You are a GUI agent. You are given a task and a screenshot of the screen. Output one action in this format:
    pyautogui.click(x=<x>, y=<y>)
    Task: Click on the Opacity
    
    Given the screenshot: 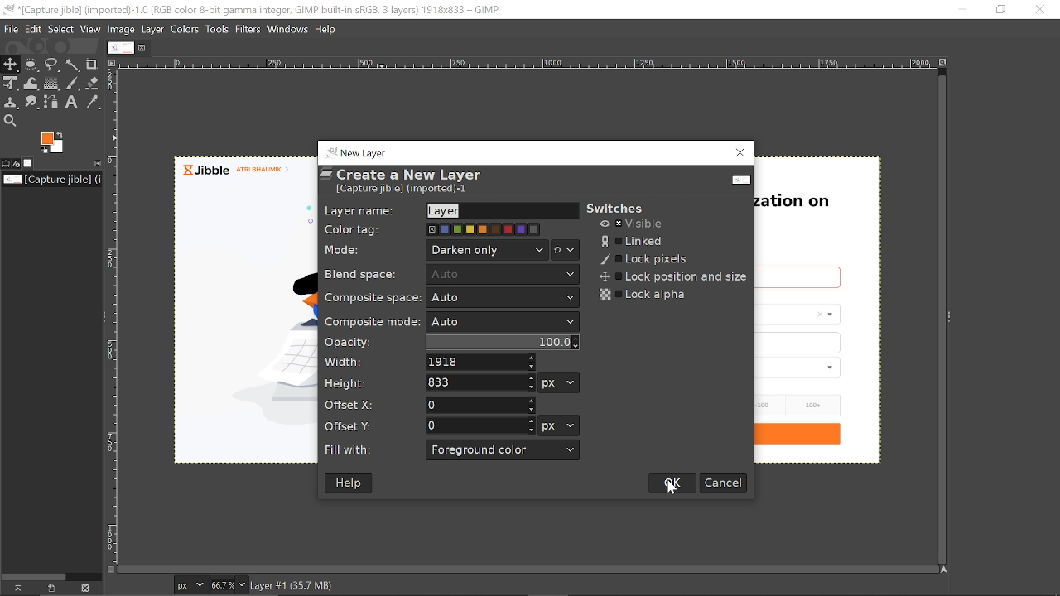 What is the action you would take?
    pyautogui.click(x=503, y=344)
    